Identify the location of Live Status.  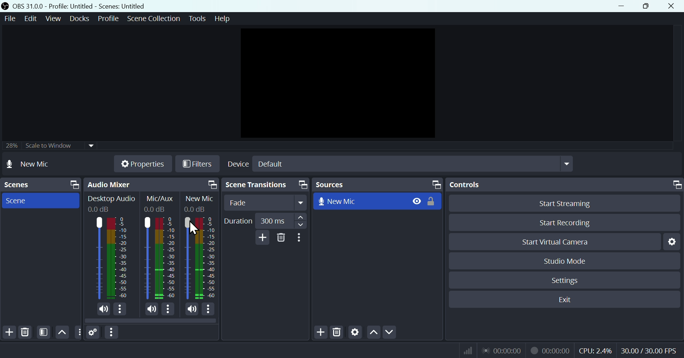
(501, 350).